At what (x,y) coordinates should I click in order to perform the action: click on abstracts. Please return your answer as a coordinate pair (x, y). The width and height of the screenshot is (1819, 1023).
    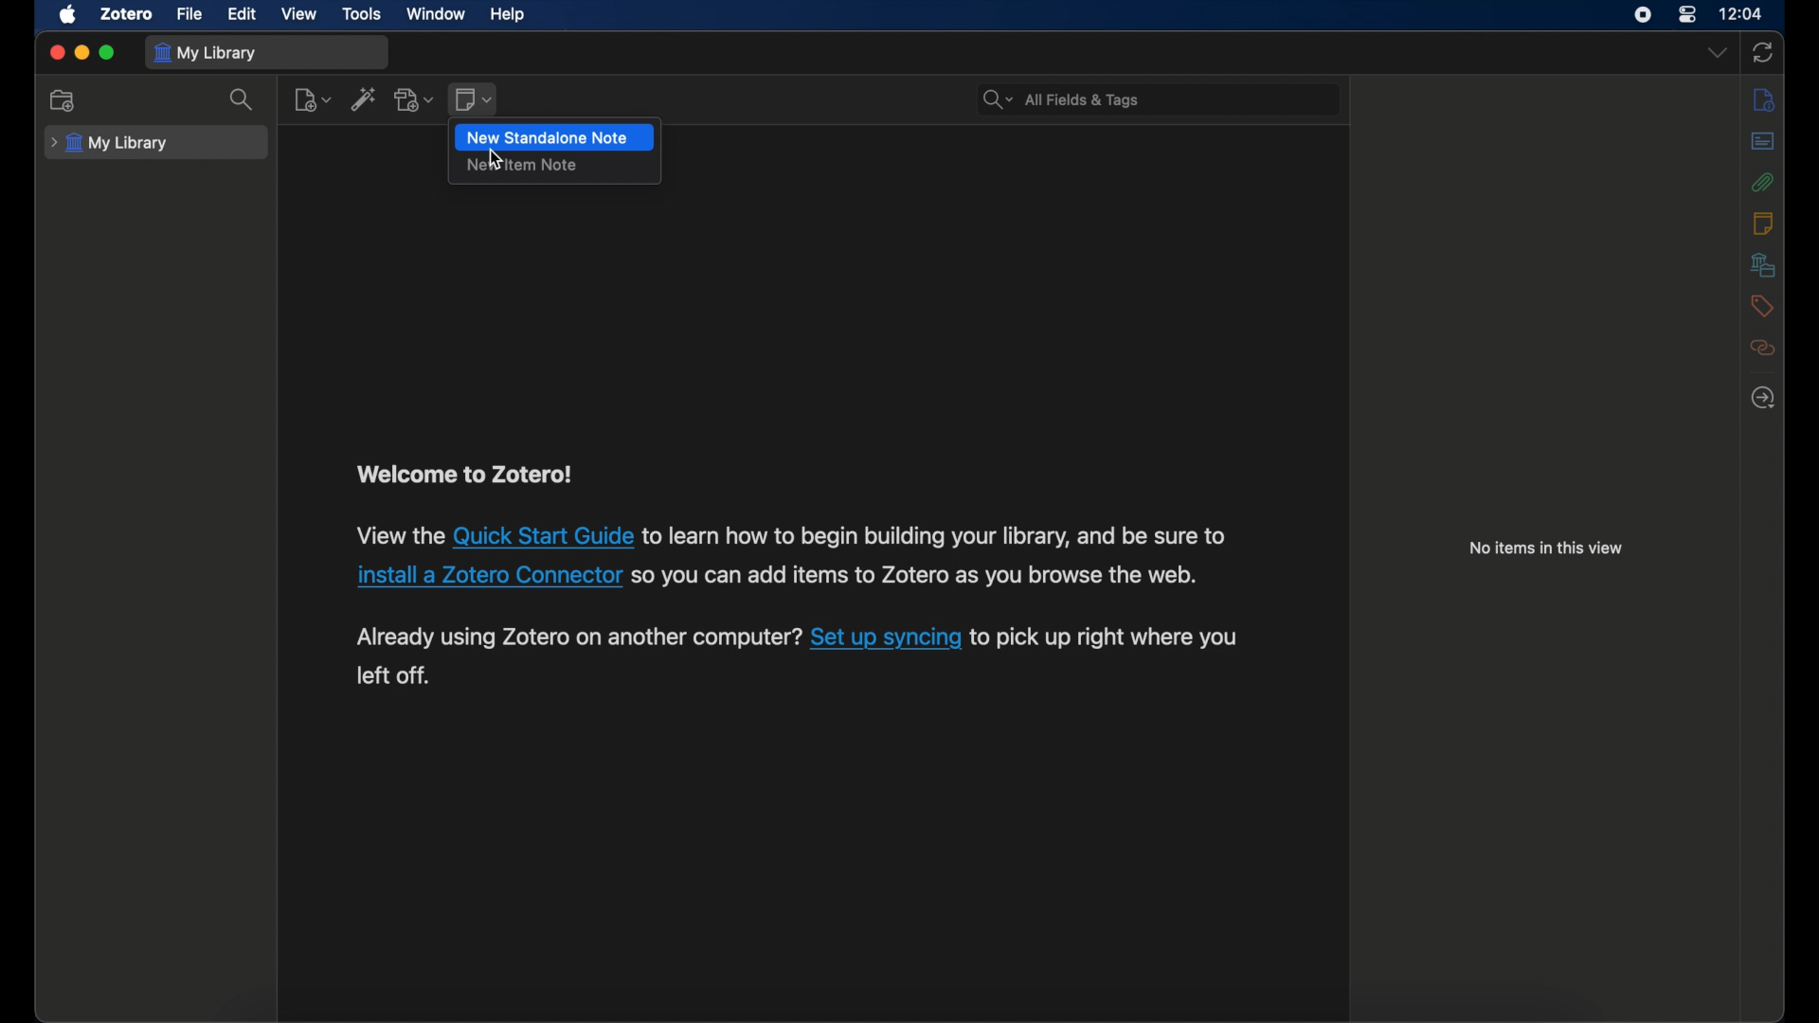
    Looking at the image, I should click on (1764, 141).